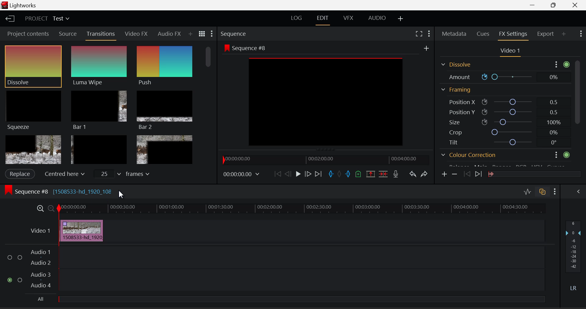  Describe the element at coordinates (297, 175) in the screenshot. I see `Play` at that location.